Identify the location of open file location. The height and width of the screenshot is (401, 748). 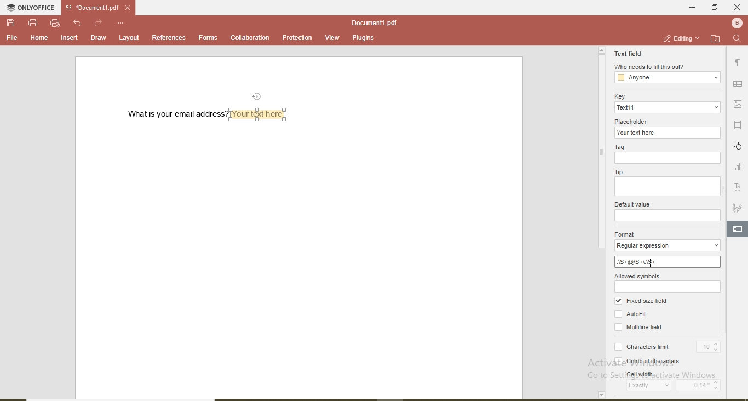
(715, 38).